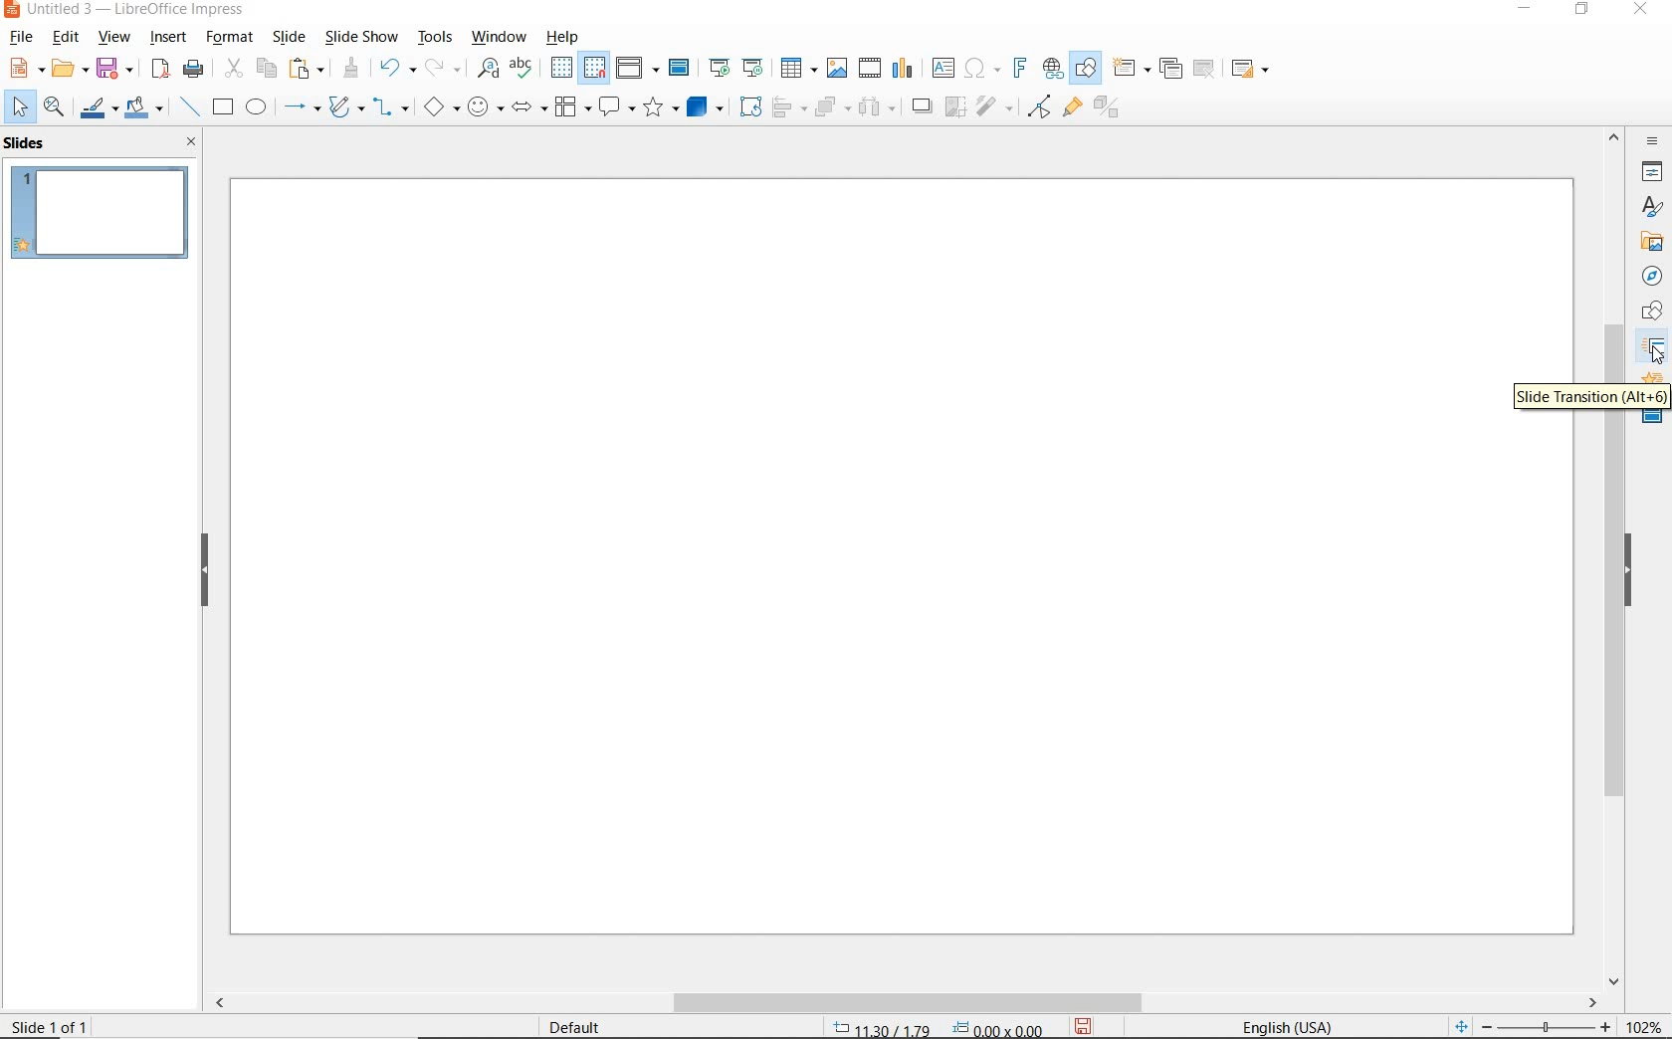  I want to click on SCROLLBAR, so click(902, 1002).